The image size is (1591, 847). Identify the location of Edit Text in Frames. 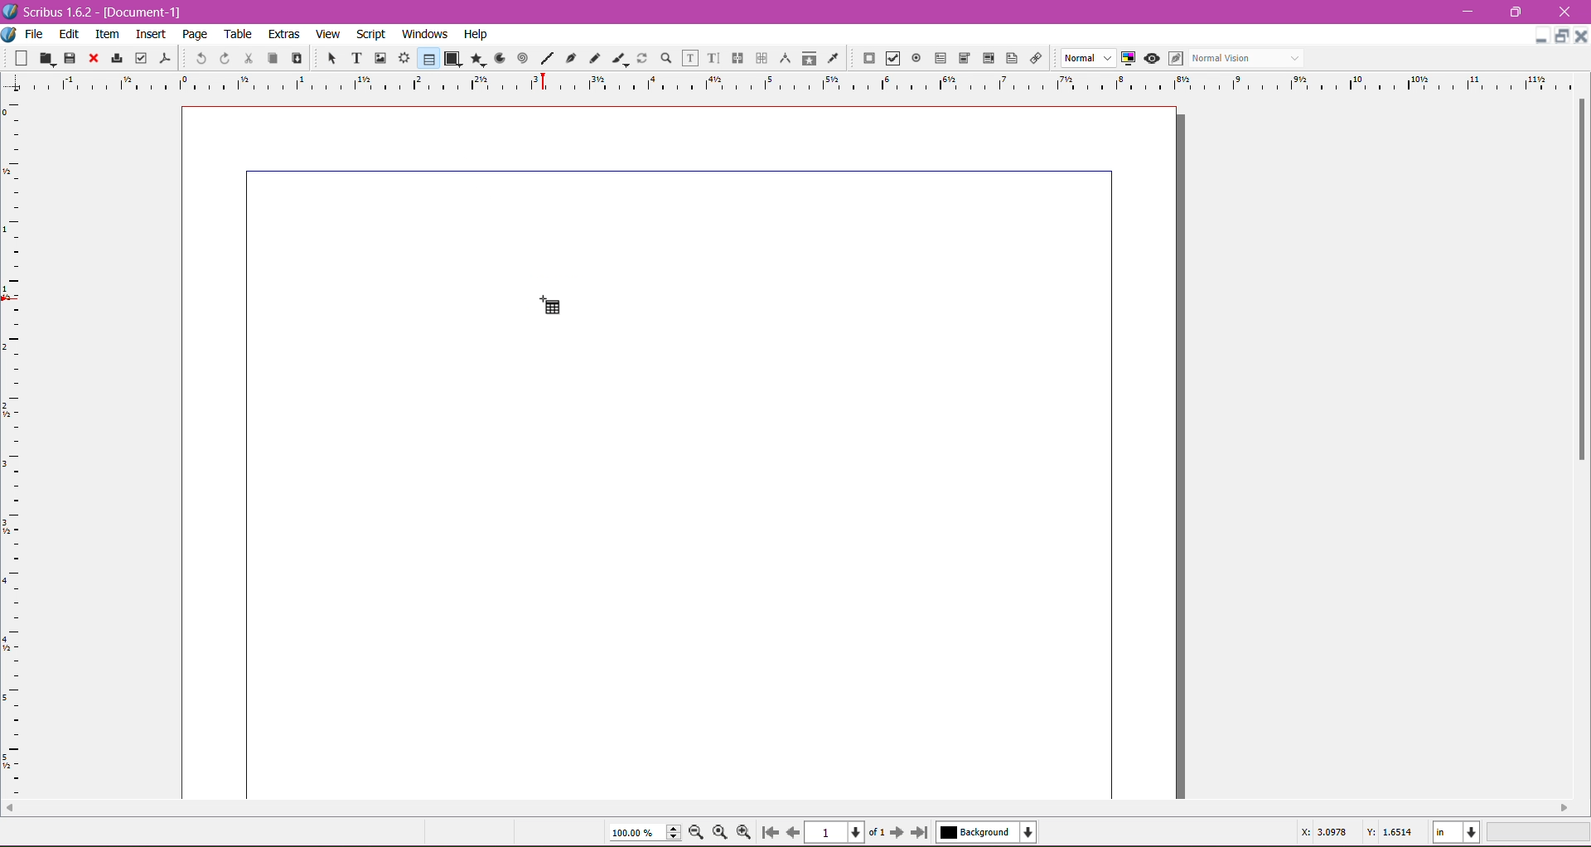
(690, 58).